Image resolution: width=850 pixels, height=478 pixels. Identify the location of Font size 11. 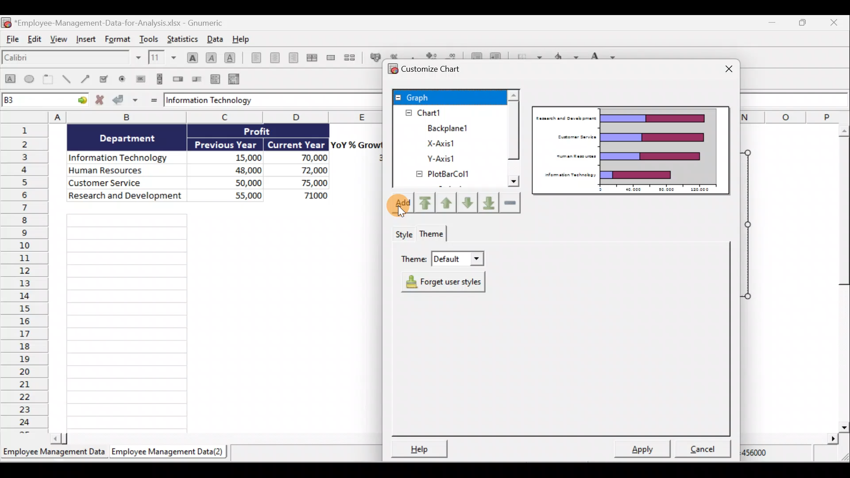
(161, 57).